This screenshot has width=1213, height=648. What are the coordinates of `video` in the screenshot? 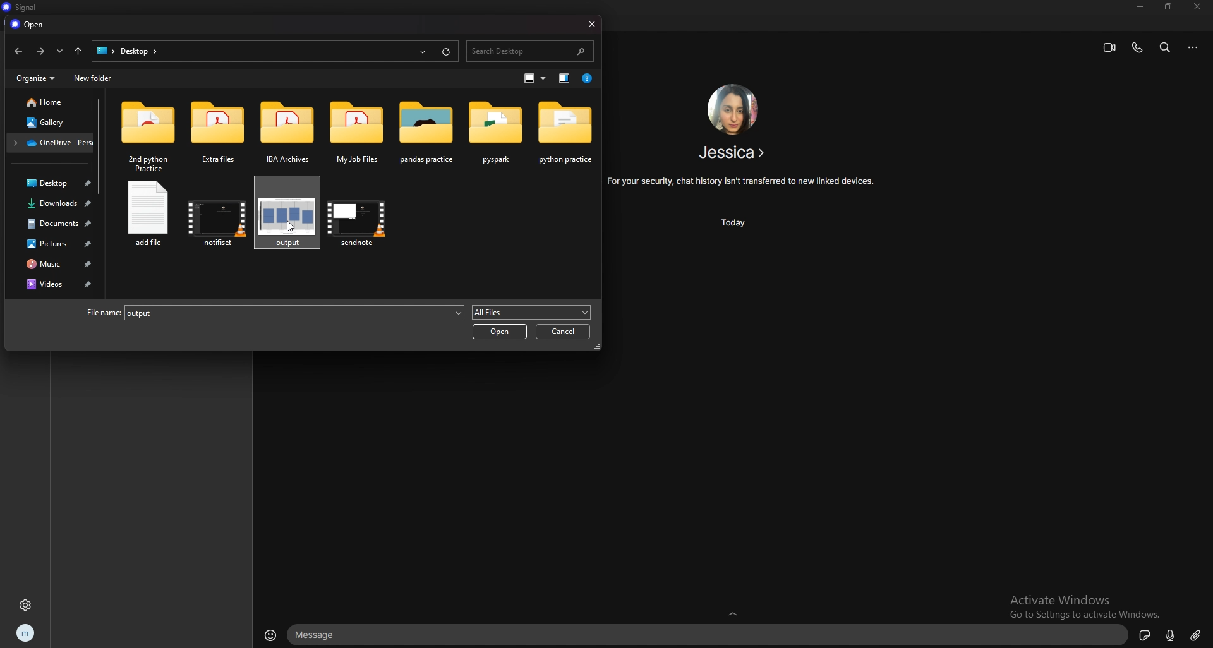 It's located at (215, 222).